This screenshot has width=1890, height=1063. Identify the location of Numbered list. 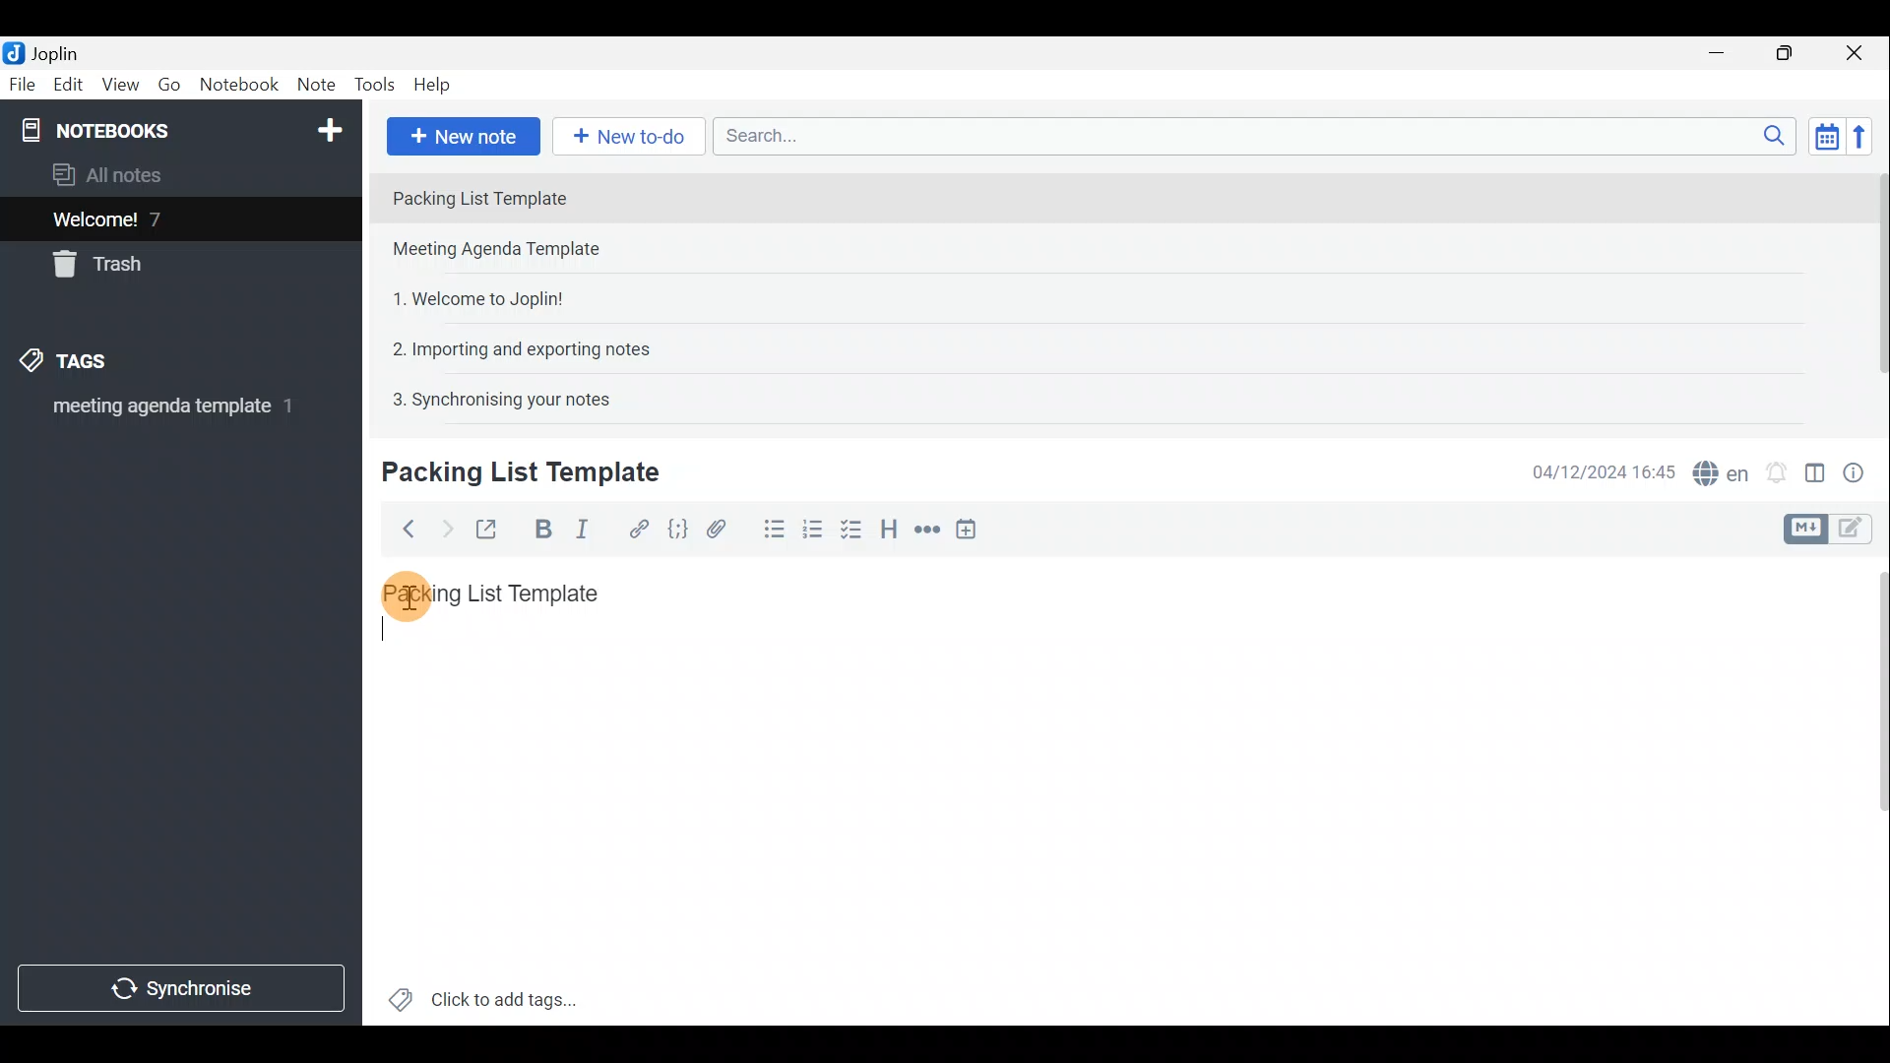
(818, 534).